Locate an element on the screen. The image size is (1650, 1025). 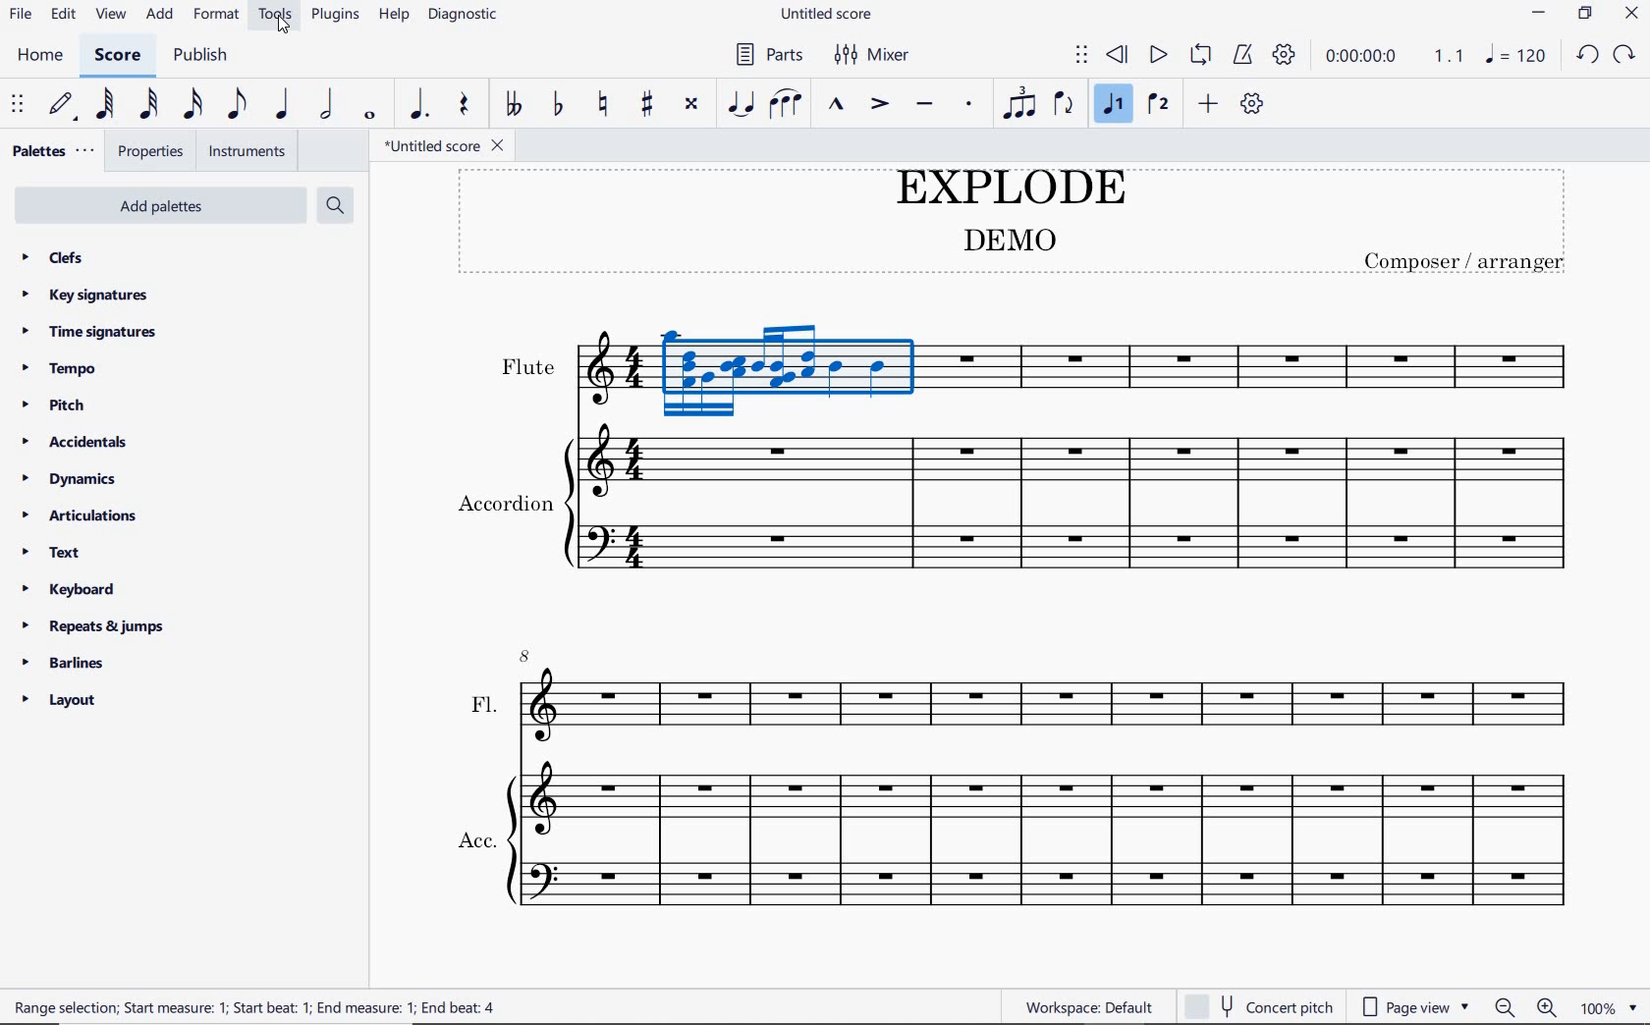
instruments is located at coordinates (247, 152).